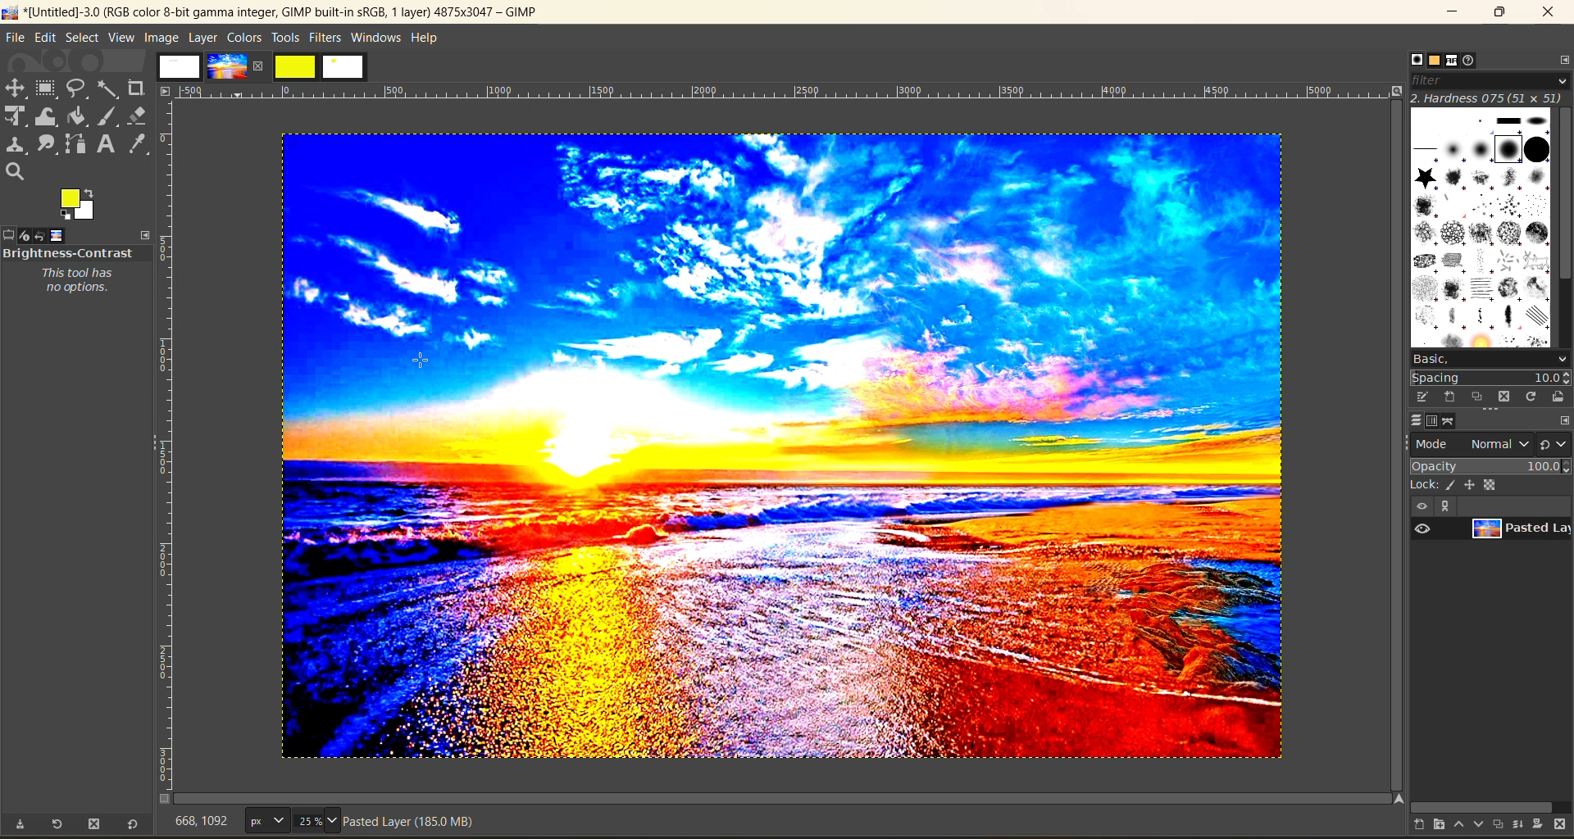  I want to click on mode, so click(1472, 443).